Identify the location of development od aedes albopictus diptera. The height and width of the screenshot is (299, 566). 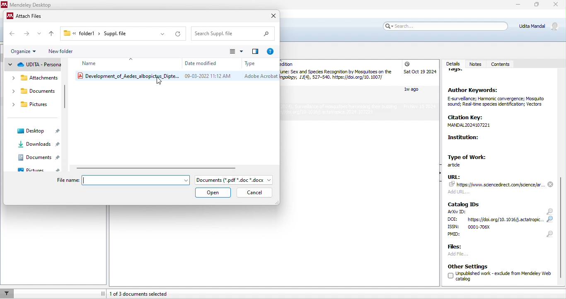
(176, 76).